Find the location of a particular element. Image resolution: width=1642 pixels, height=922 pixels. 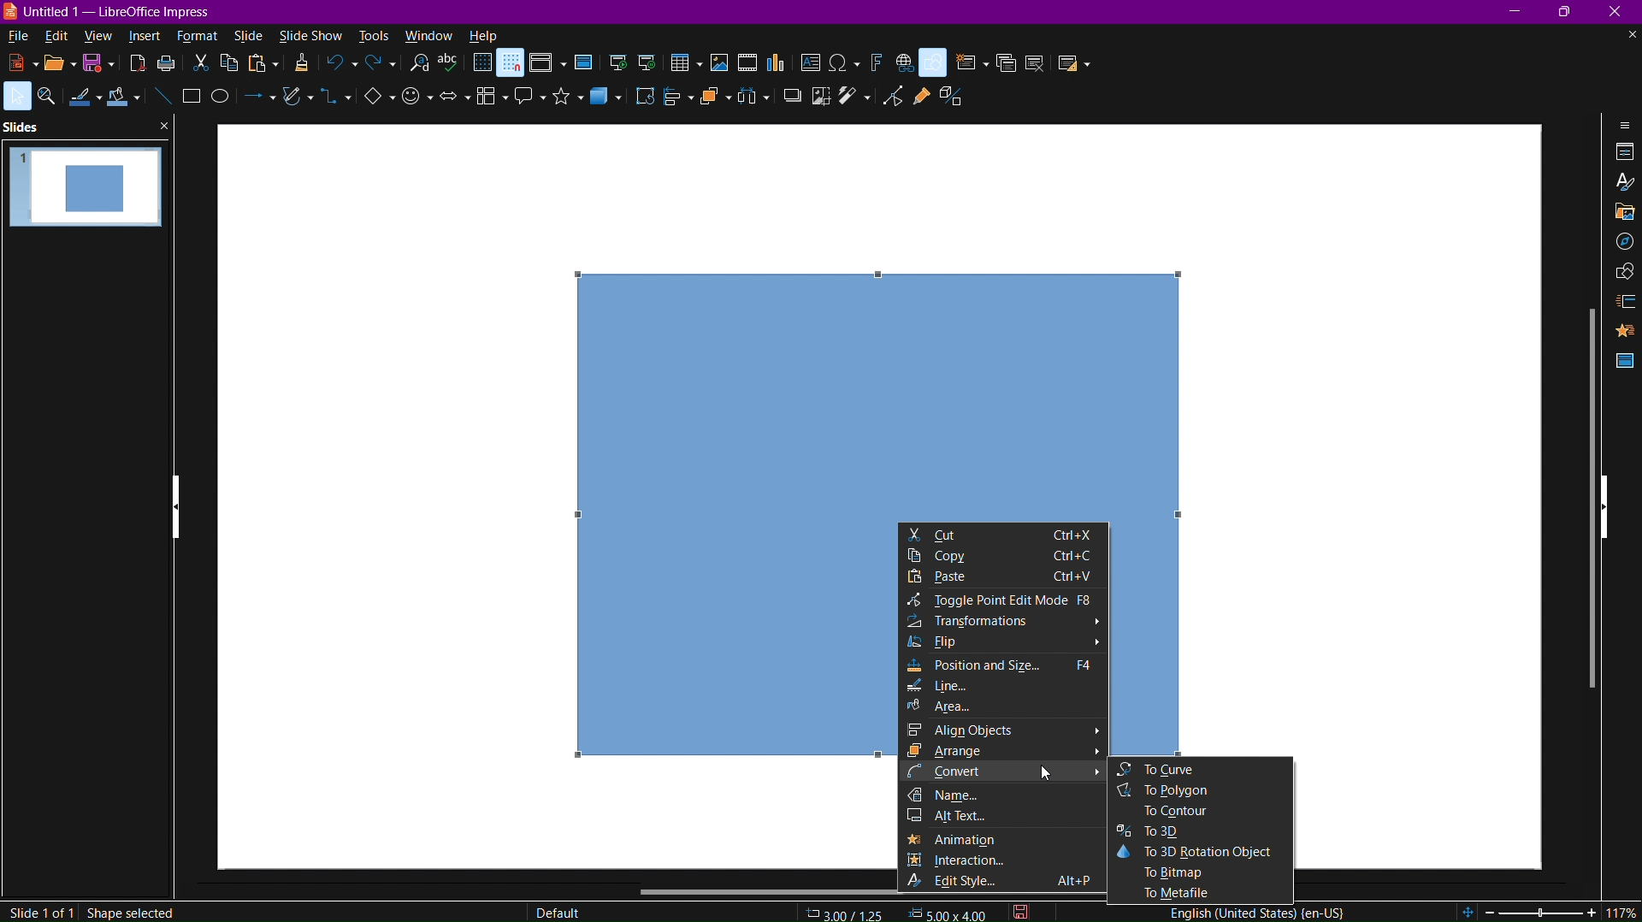

Align Objects is located at coordinates (674, 103).